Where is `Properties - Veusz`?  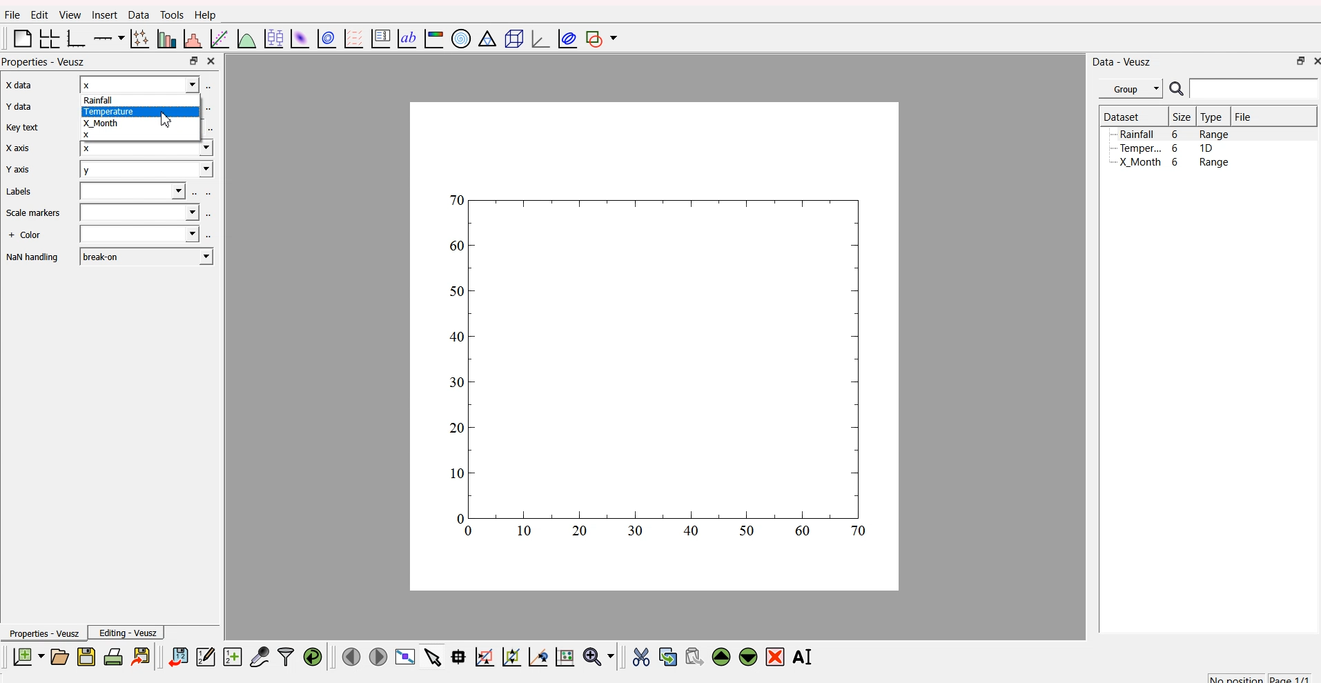 Properties - Veusz is located at coordinates (43, 633).